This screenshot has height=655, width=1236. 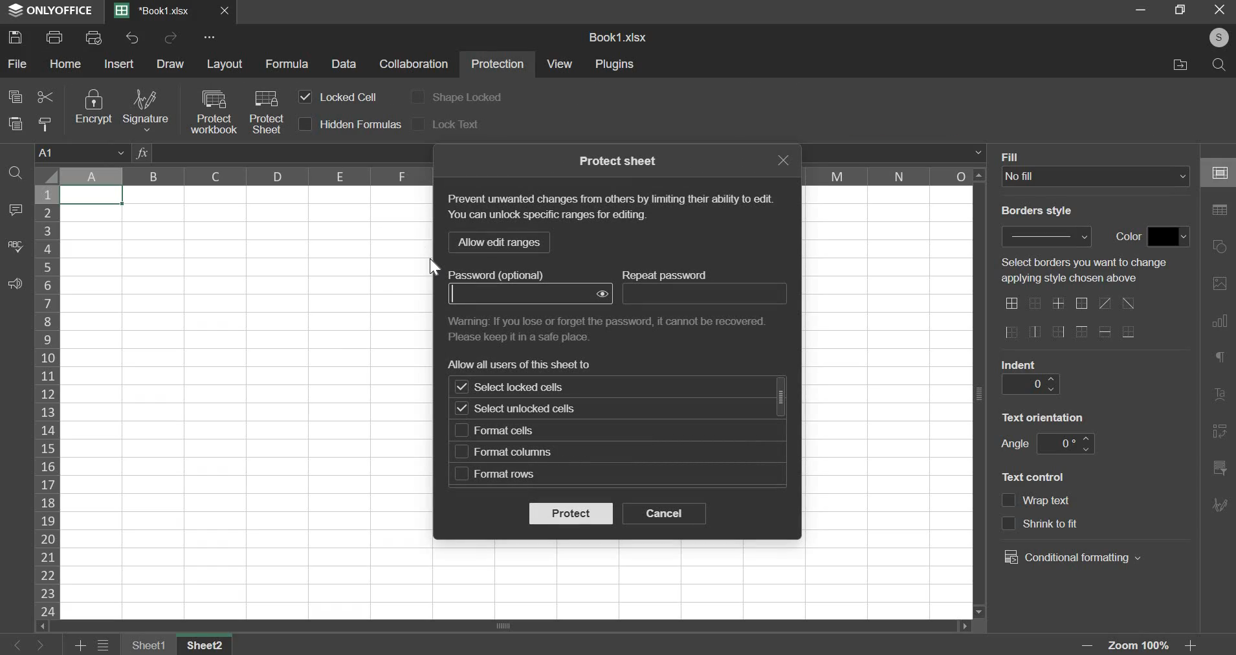 I want to click on border options, so click(x=1082, y=333).